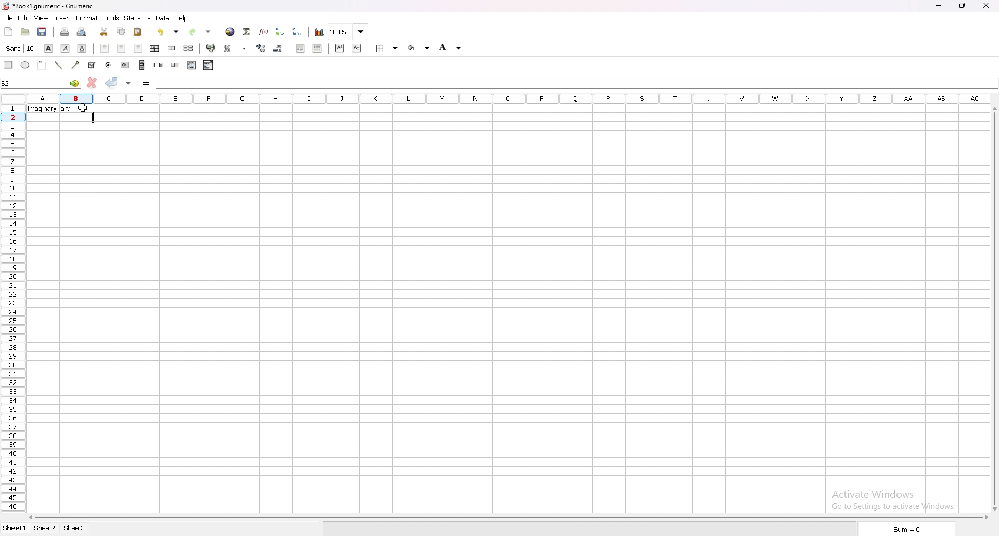  I want to click on scroll bar, so click(994, 308).